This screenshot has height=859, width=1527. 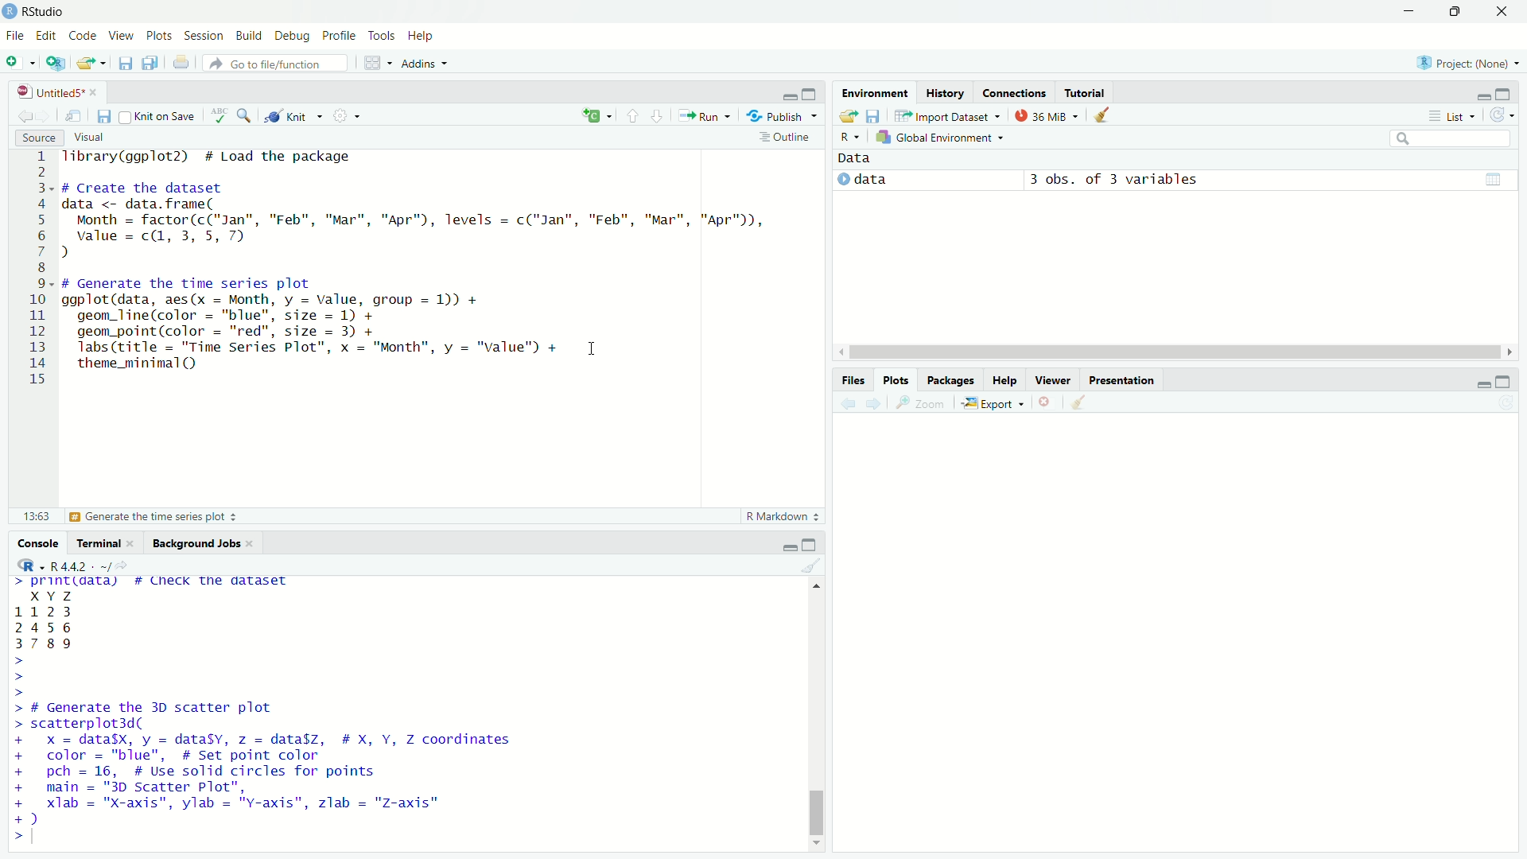 What do you see at coordinates (1104, 115) in the screenshot?
I see `clear objects from the workspace` at bounding box center [1104, 115].